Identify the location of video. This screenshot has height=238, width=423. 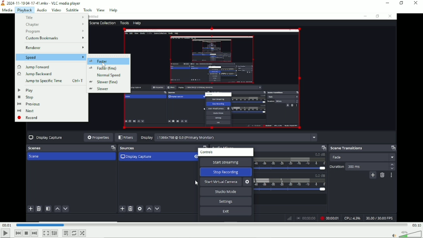
(56, 10).